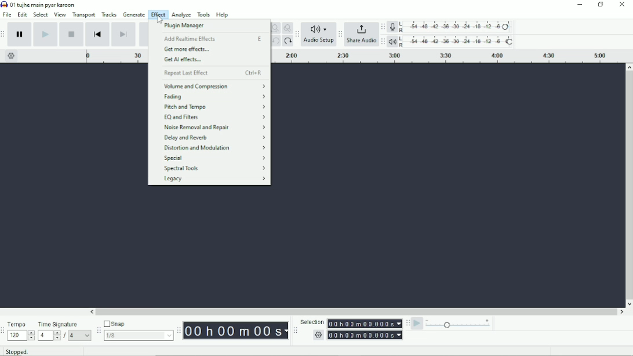 The height and width of the screenshot is (356, 633). I want to click on Audacity transport toolbar, so click(4, 36).